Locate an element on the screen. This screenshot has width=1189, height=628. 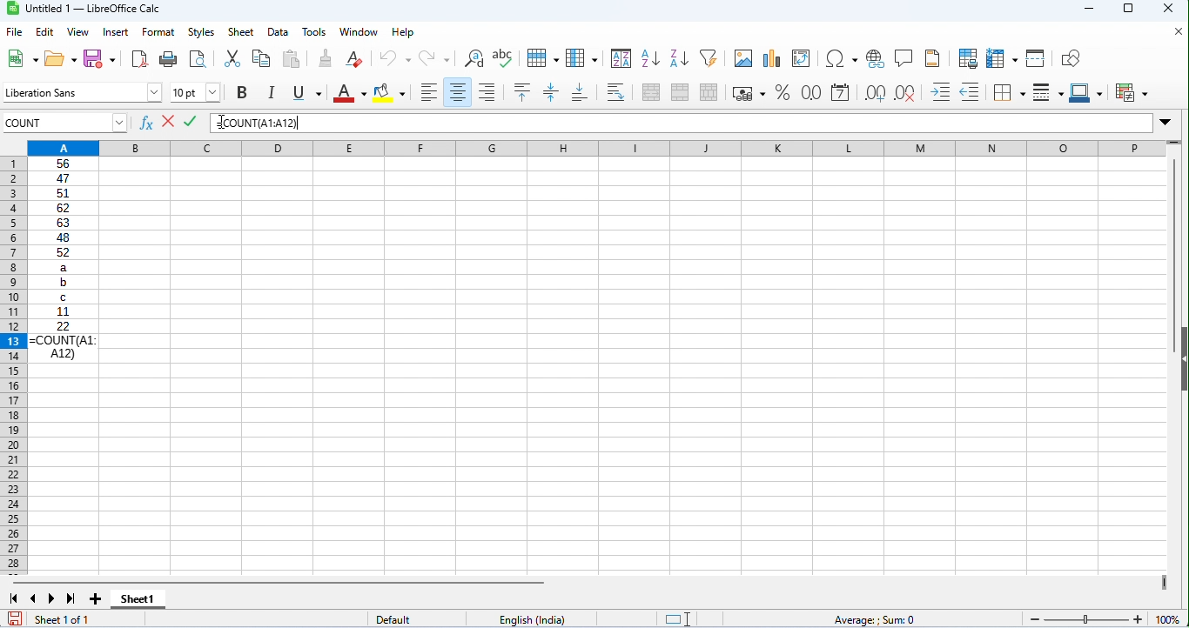
new is located at coordinates (20, 57).